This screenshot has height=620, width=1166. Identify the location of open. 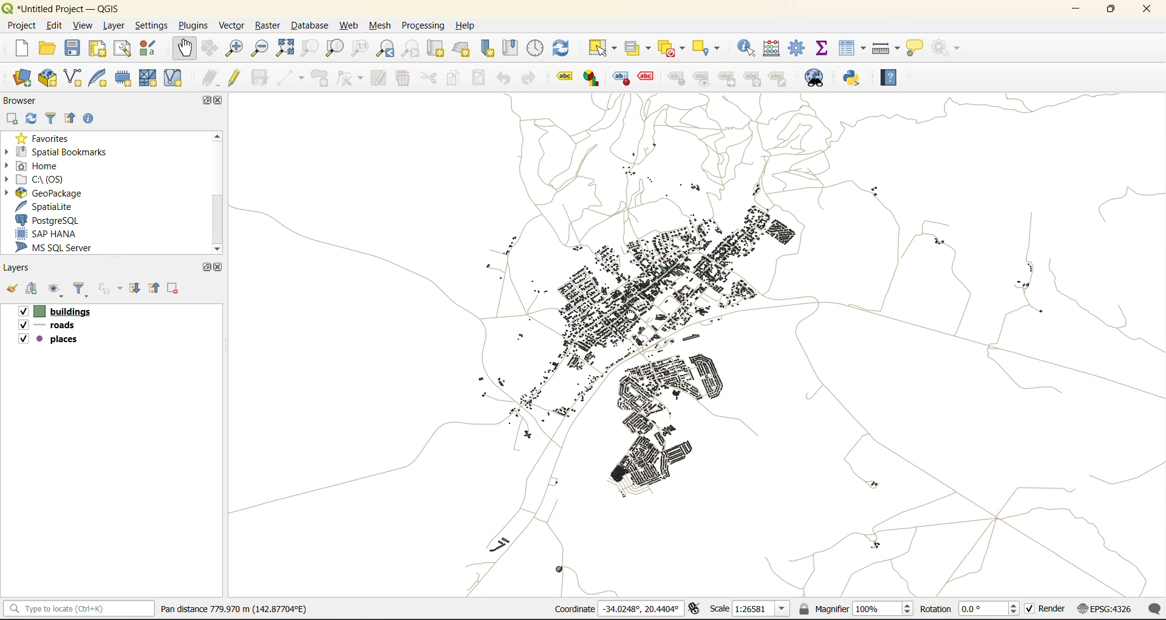
(47, 49).